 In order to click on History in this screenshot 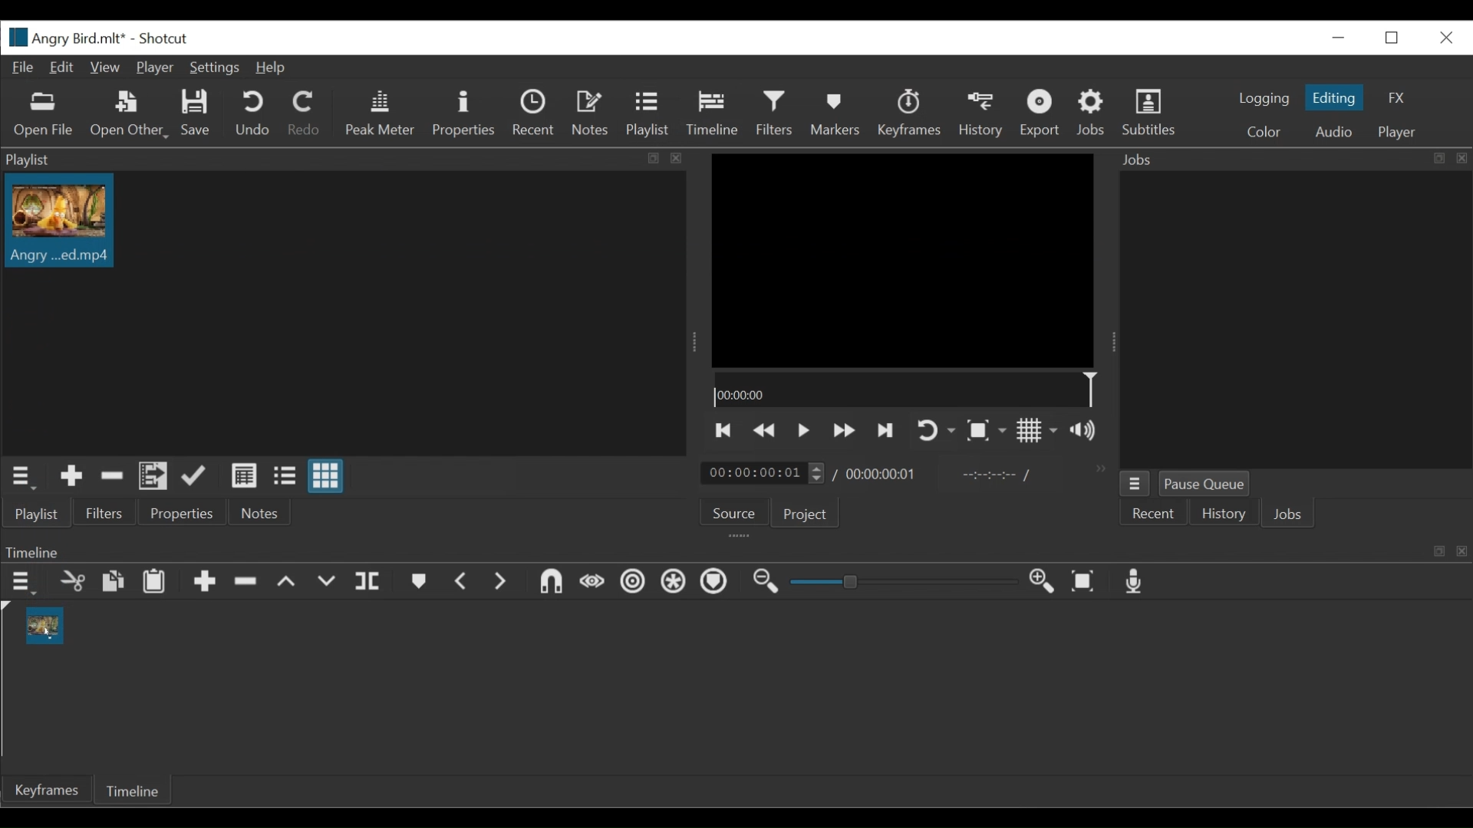, I will do `click(1223, 512)`.